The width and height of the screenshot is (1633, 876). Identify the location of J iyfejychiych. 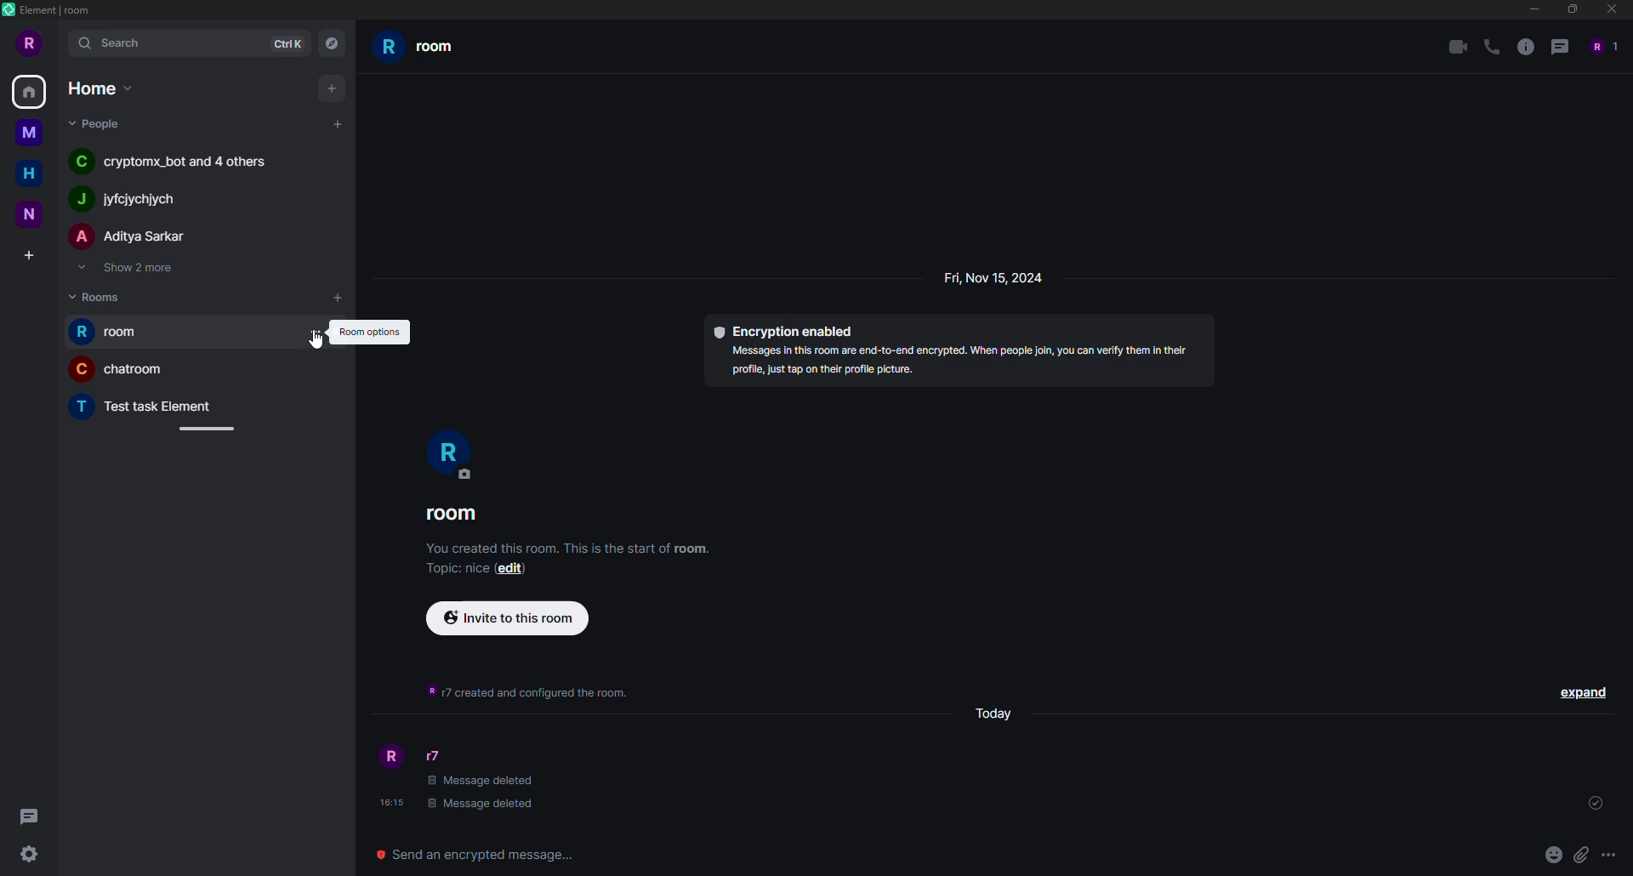
(130, 198).